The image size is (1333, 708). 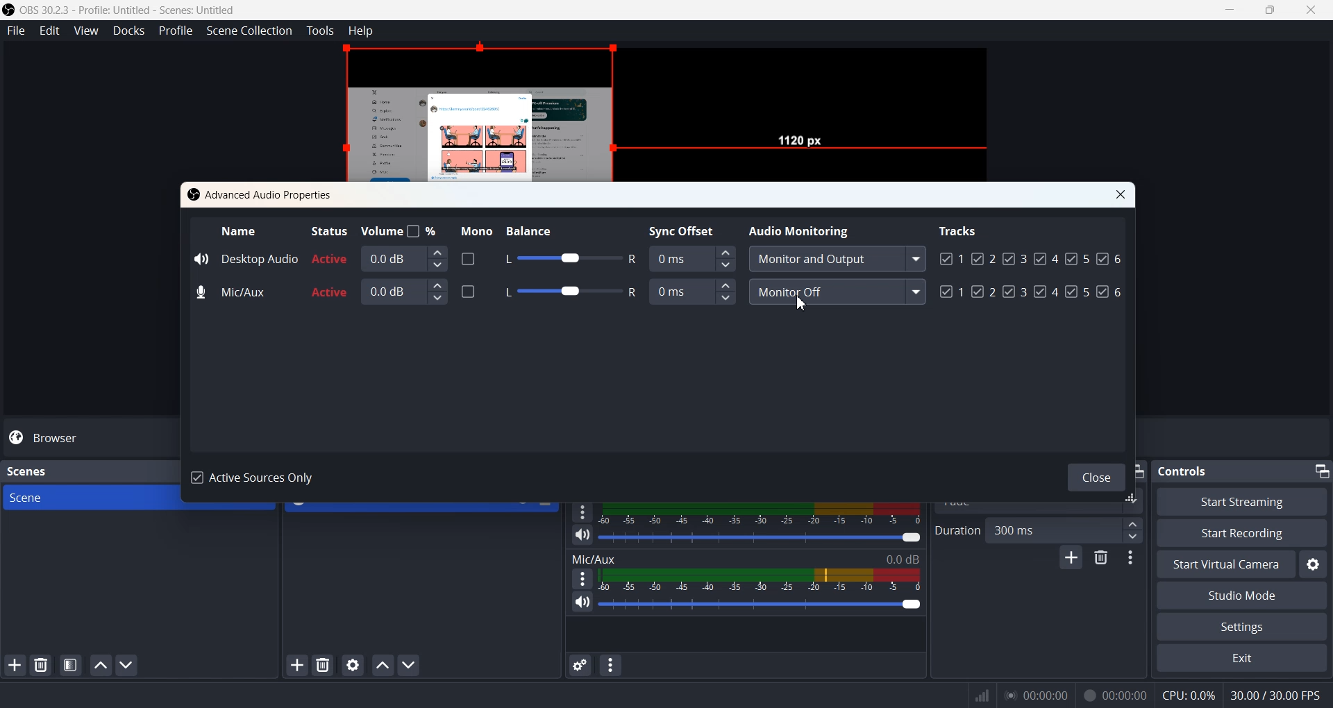 I want to click on Audio mixer menu, so click(x=612, y=665).